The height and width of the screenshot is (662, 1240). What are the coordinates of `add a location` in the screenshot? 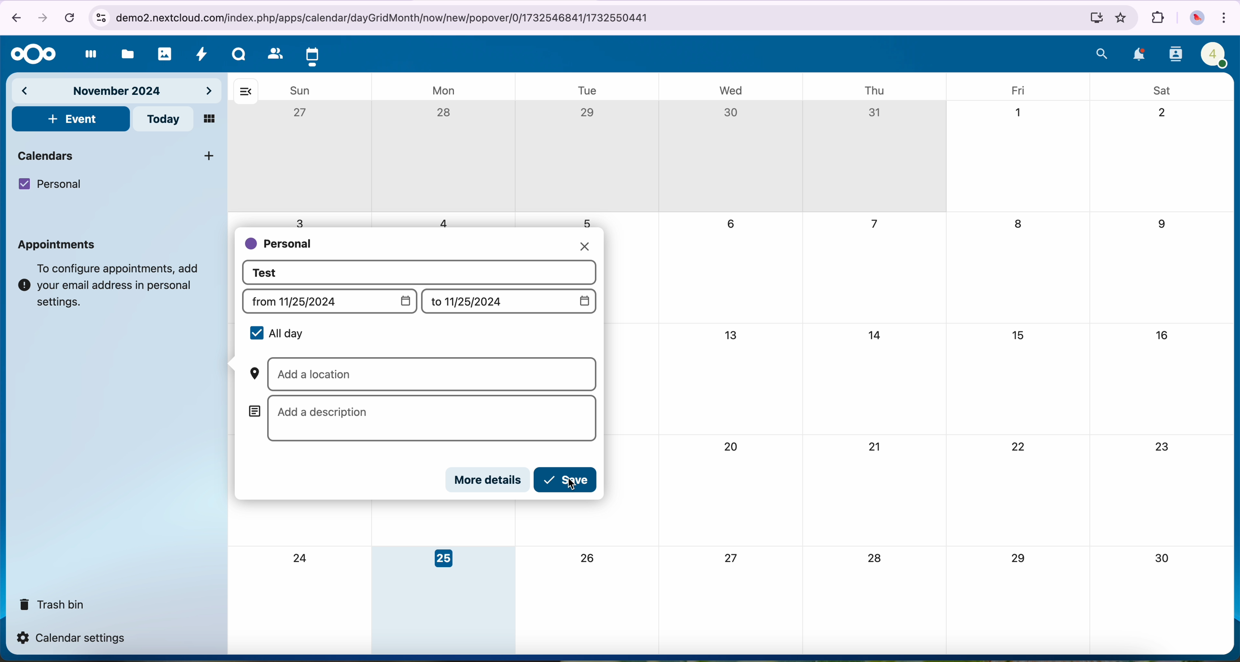 It's located at (420, 375).